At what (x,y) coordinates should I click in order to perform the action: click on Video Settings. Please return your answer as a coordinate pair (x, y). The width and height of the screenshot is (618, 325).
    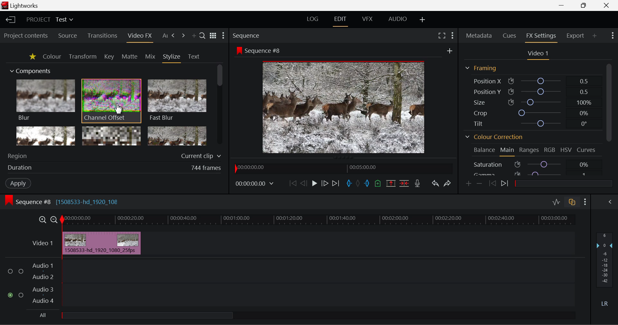
    Looking at the image, I should click on (537, 55).